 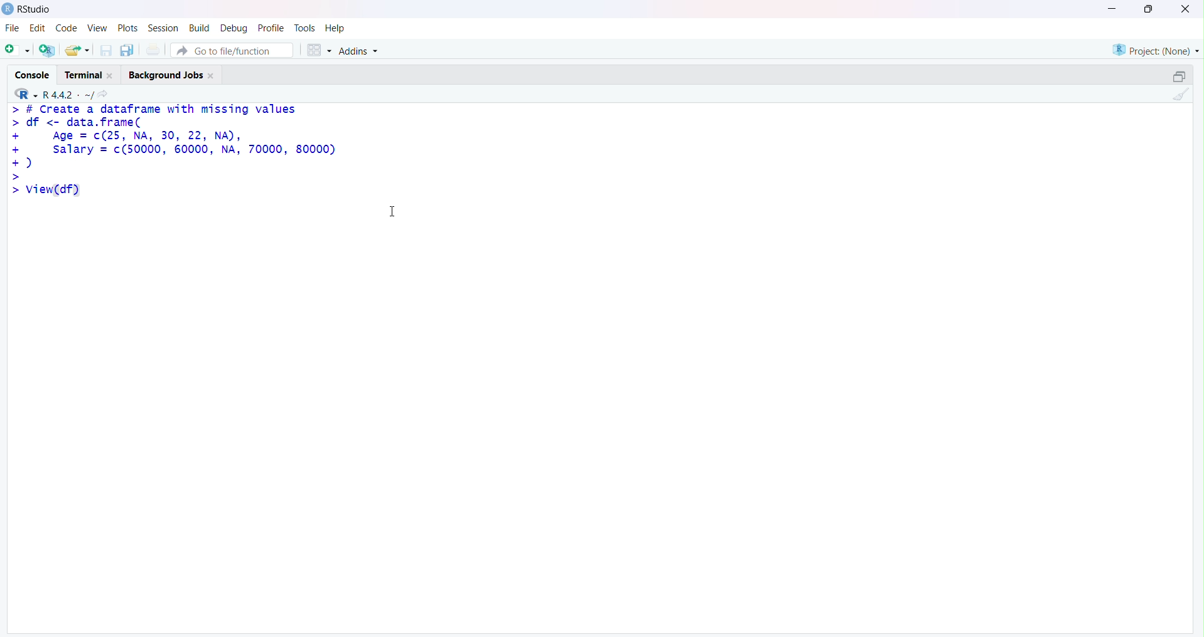 What do you see at coordinates (17, 46) in the screenshot?
I see `New File` at bounding box center [17, 46].